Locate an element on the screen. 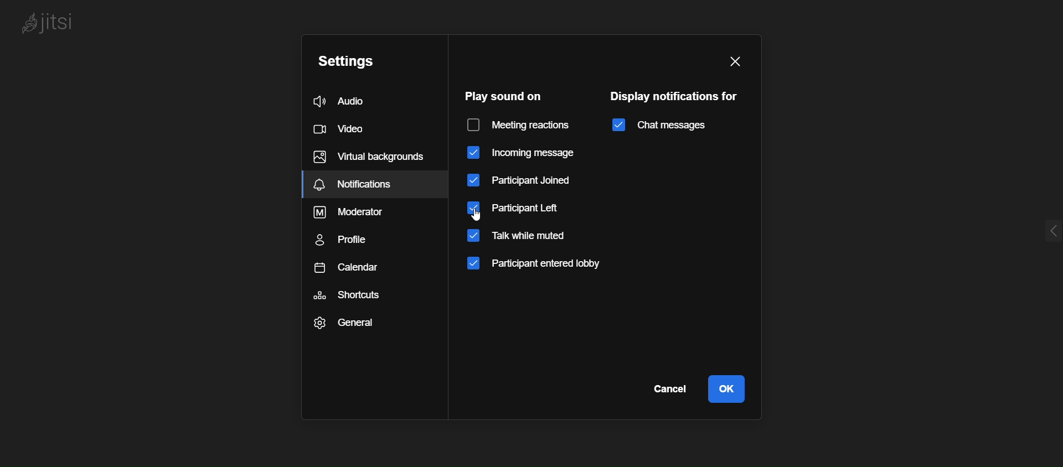 This screenshot has width=1063, height=467. calendar is located at coordinates (359, 271).